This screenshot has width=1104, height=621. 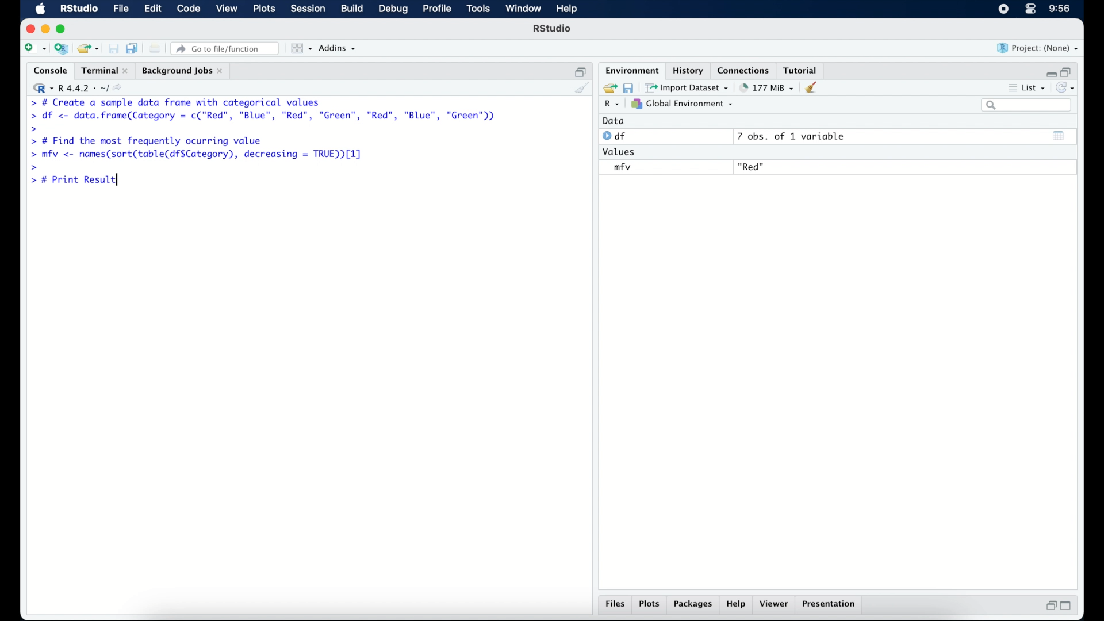 I want to click on values, so click(x=622, y=152).